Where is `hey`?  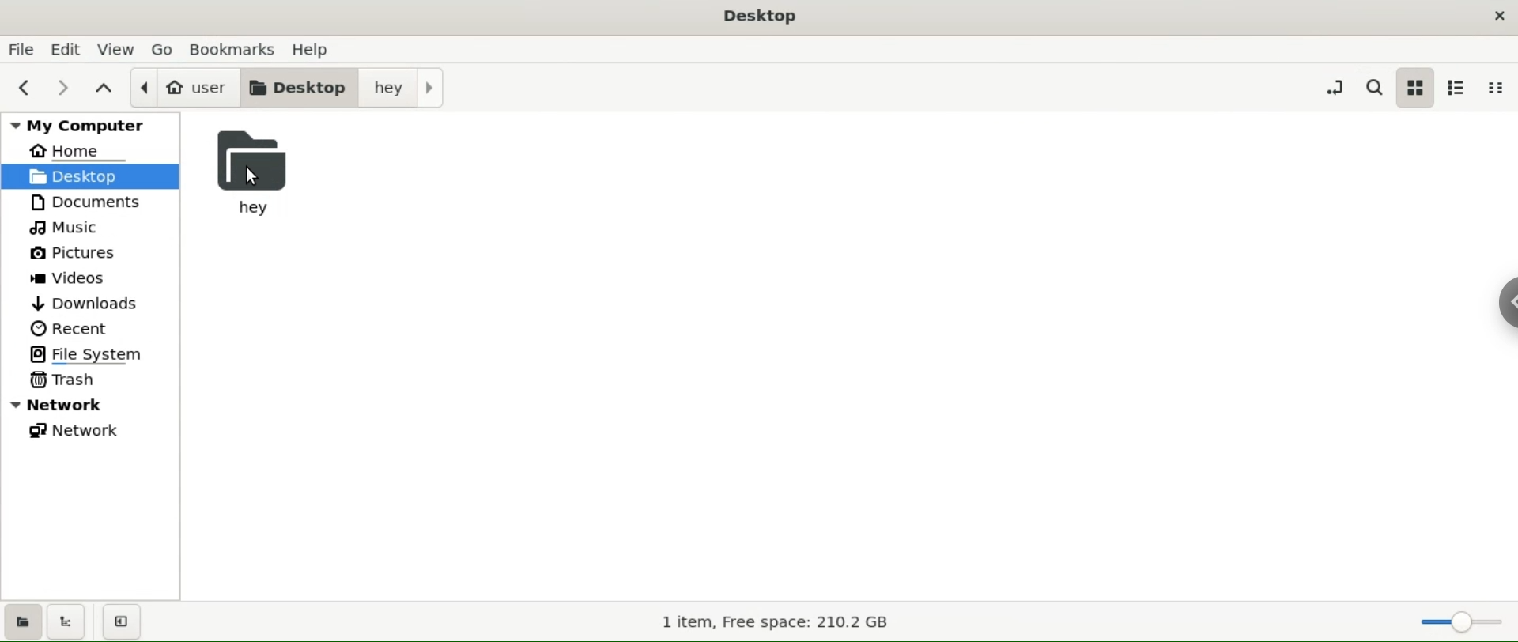 hey is located at coordinates (401, 87).